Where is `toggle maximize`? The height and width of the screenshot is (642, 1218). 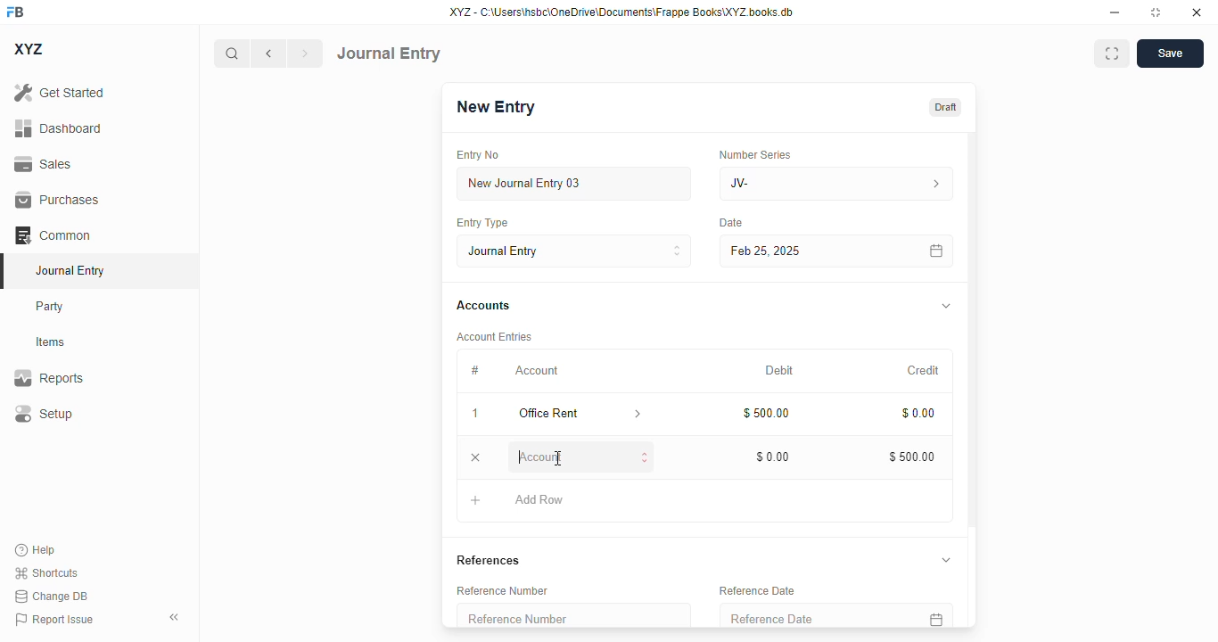
toggle maximize is located at coordinates (1155, 12).